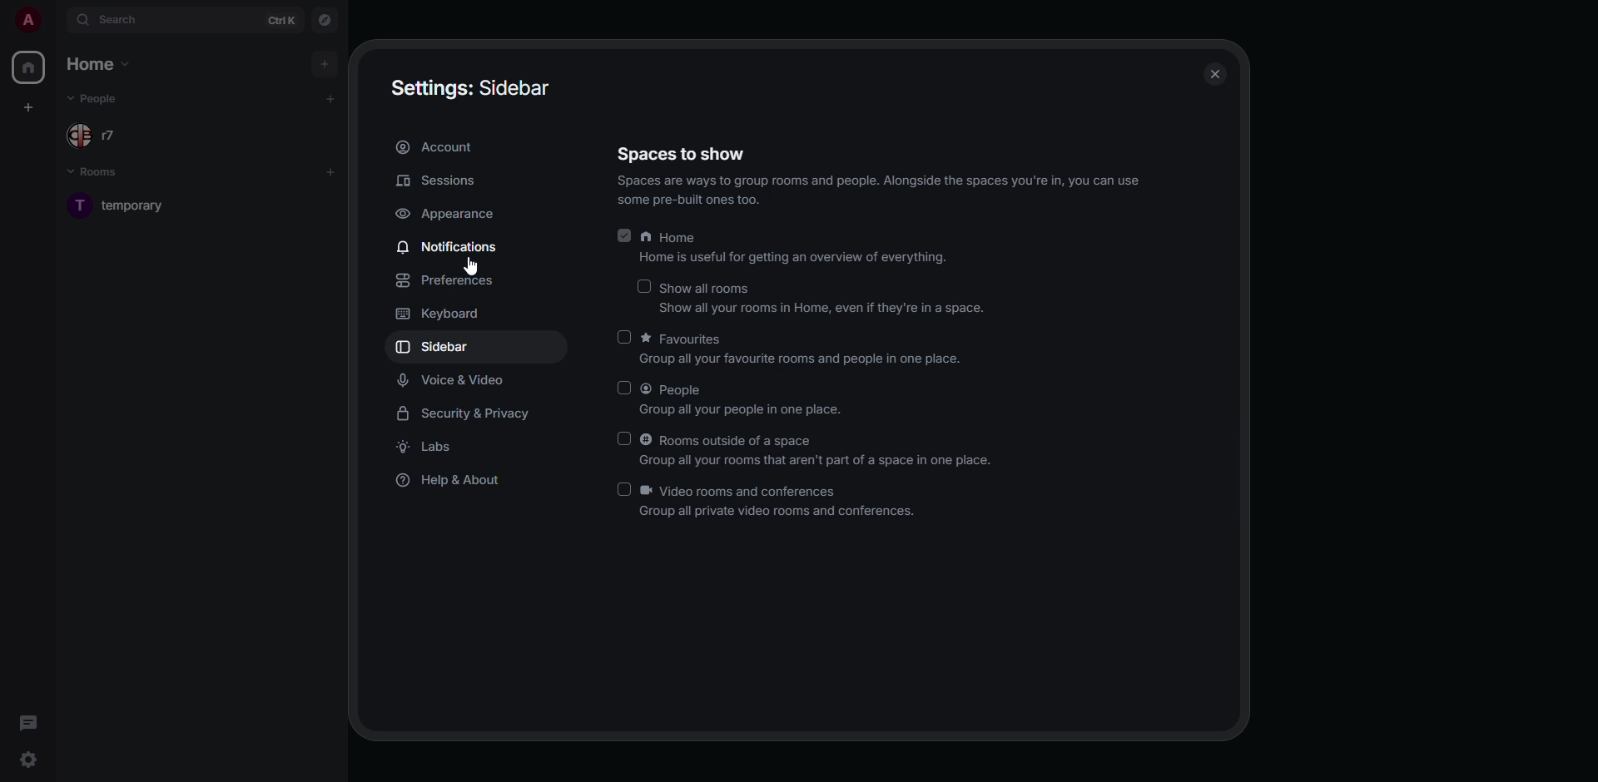 Image resolution: width=1598 pixels, height=782 pixels. What do you see at coordinates (434, 445) in the screenshot?
I see `labs` at bounding box center [434, 445].